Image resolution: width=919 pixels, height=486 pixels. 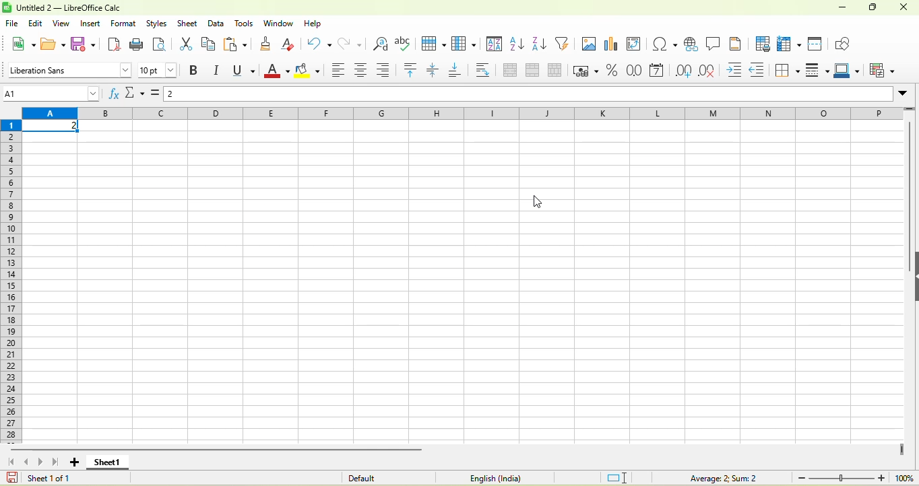 I want to click on scroll to previous sheet, so click(x=28, y=462).